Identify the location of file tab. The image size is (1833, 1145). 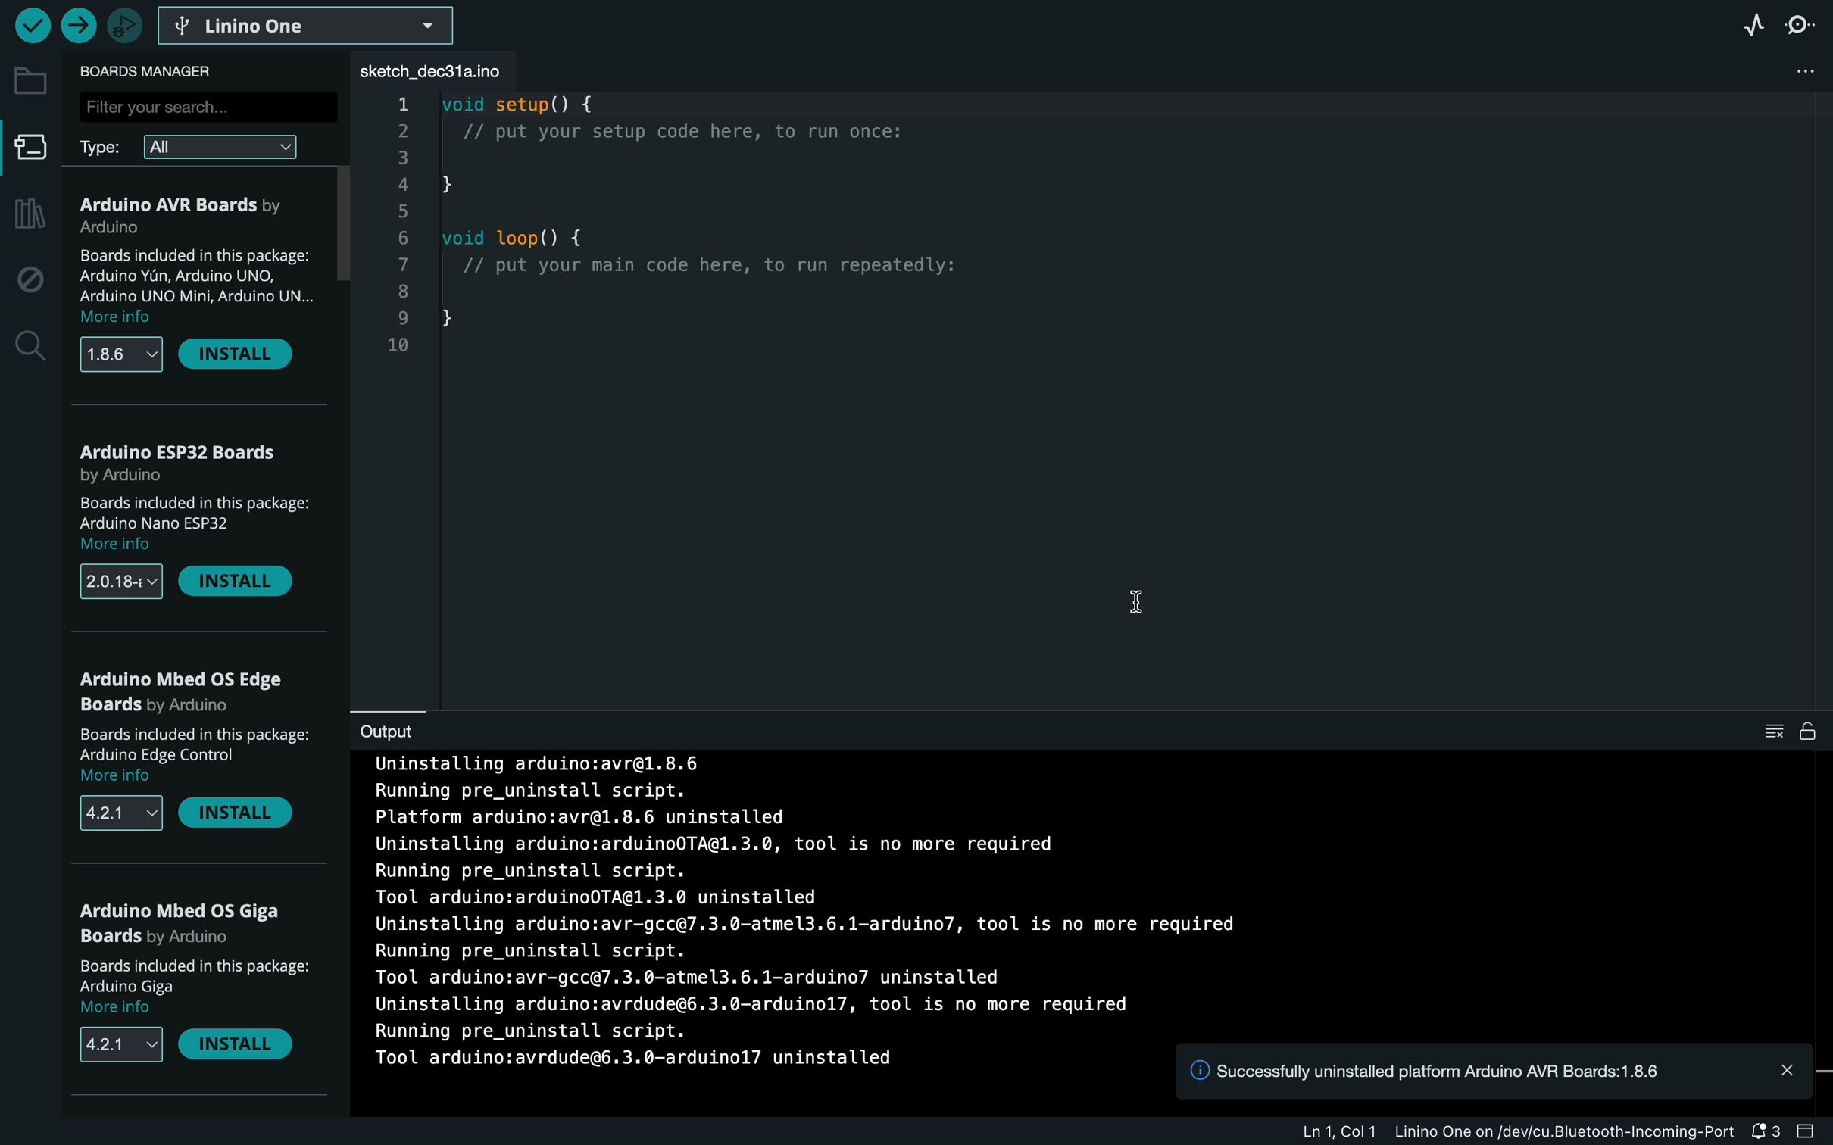
(477, 70).